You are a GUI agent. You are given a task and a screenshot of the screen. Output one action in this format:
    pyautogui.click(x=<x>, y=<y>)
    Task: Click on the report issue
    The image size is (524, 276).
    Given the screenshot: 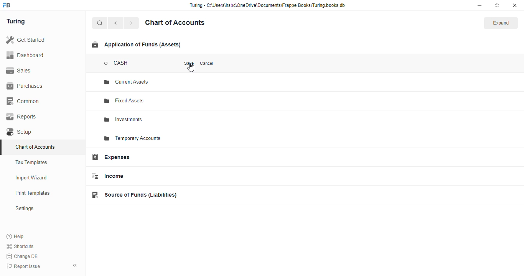 What is the action you would take?
    pyautogui.click(x=23, y=266)
    